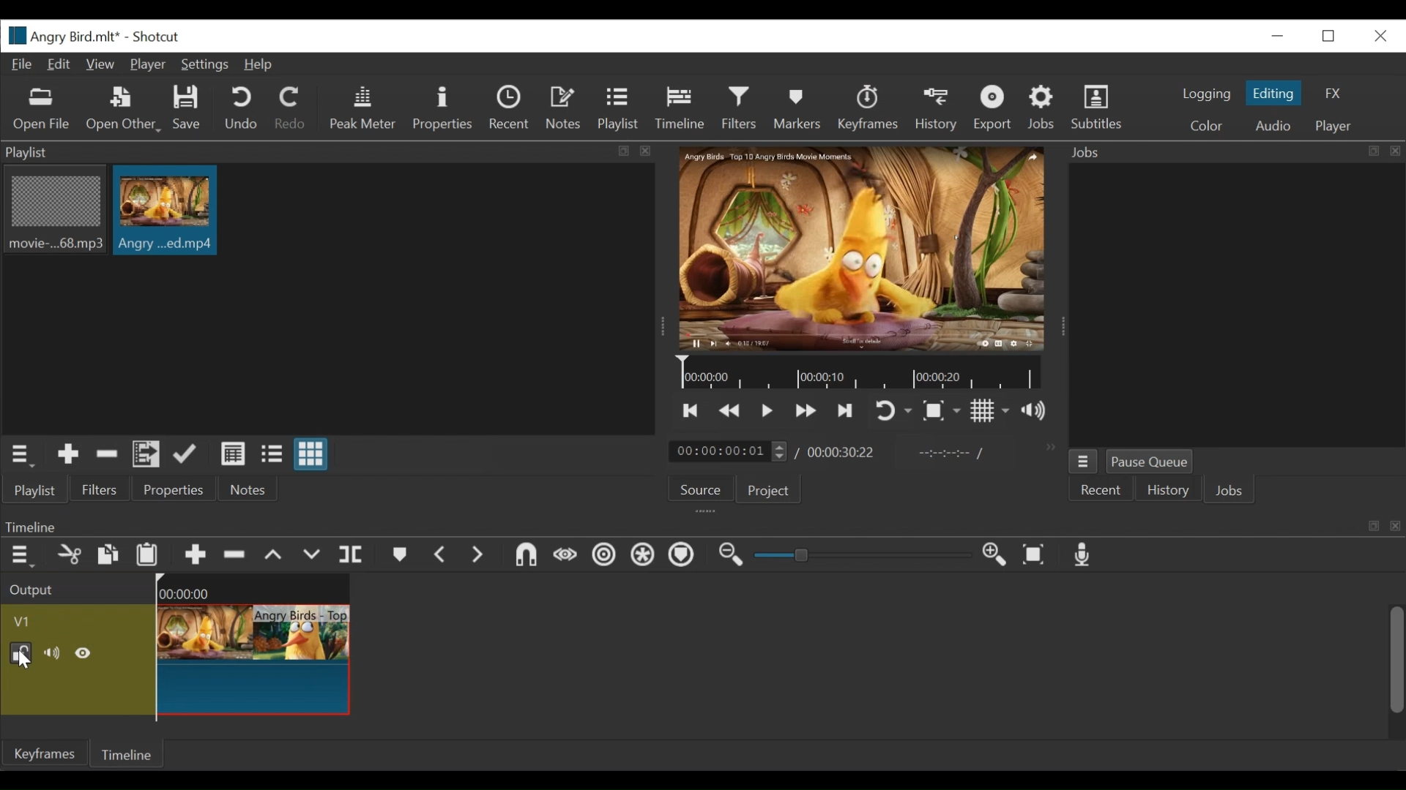 This screenshot has width=1406, height=790. Describe the element at coordinates (254, 659) in the screenshot. I see `Clip` at that location.